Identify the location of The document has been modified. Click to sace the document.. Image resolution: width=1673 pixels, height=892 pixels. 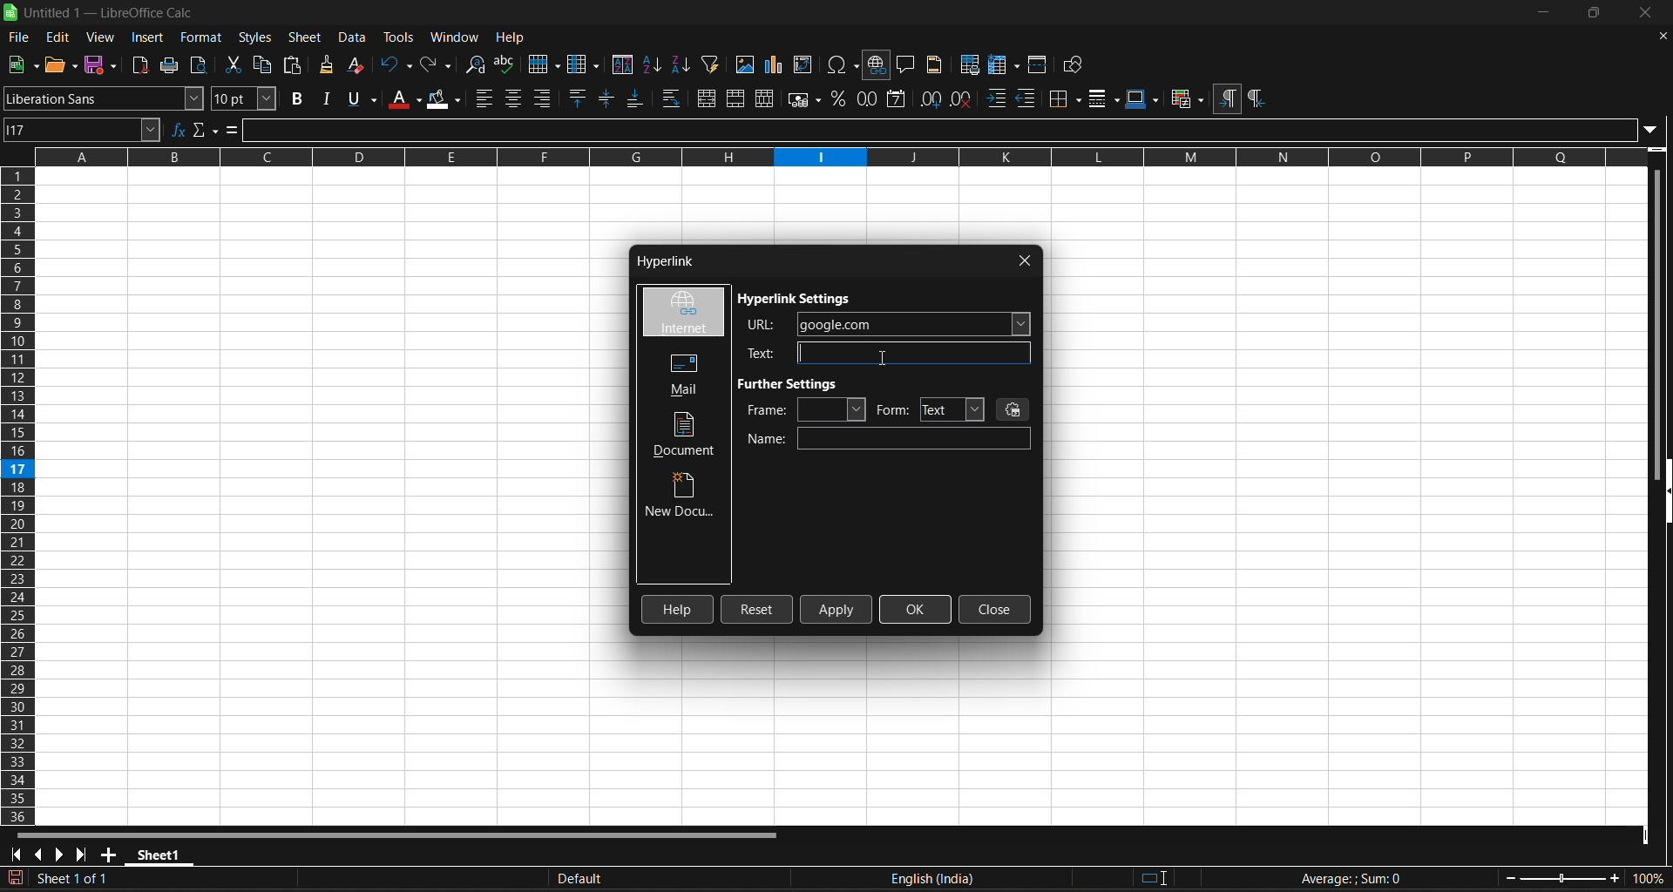
(276, 880).